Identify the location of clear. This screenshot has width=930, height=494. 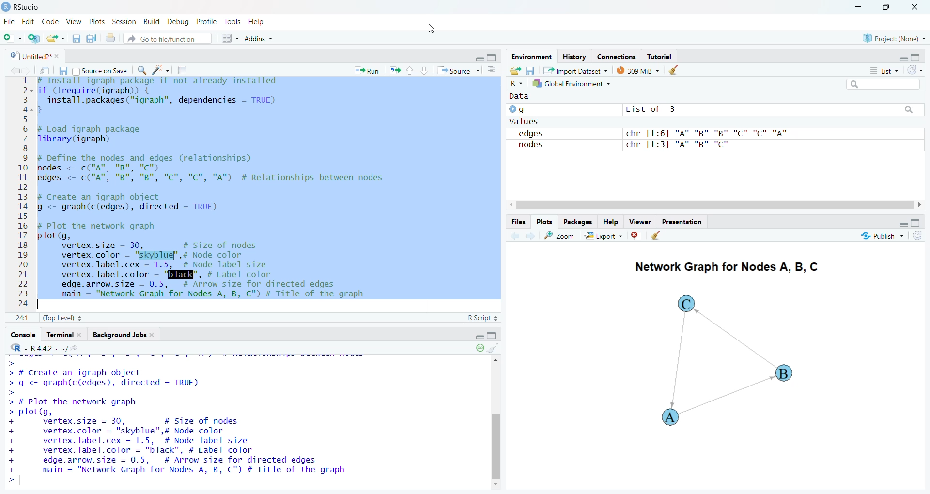
(655, 237).